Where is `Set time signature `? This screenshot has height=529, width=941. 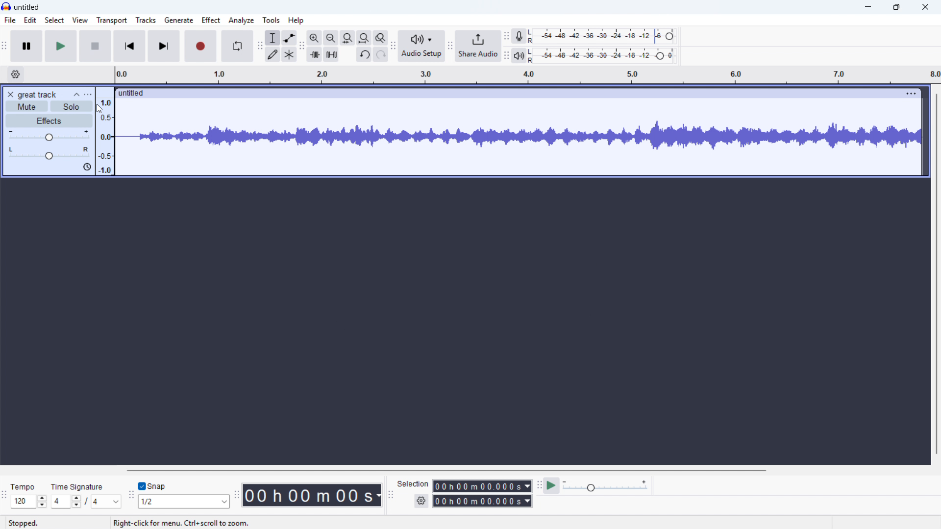 Set time signature  is located at coordinates (87, 502).